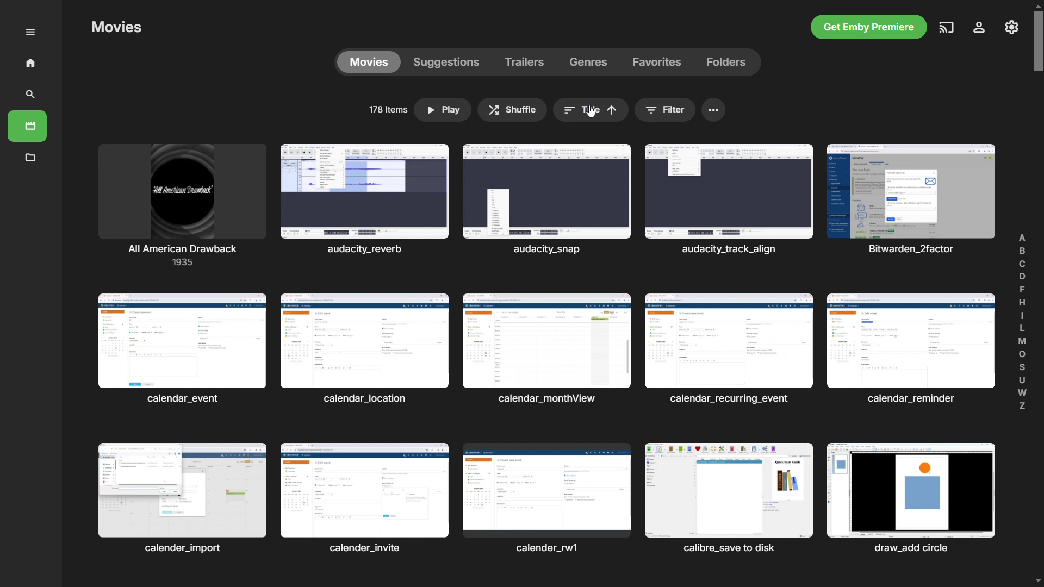 The width and height of the screenshot is (1044, 587). Describe the element at coordinates (181, 498) in the screenshot. I see `` at that location.